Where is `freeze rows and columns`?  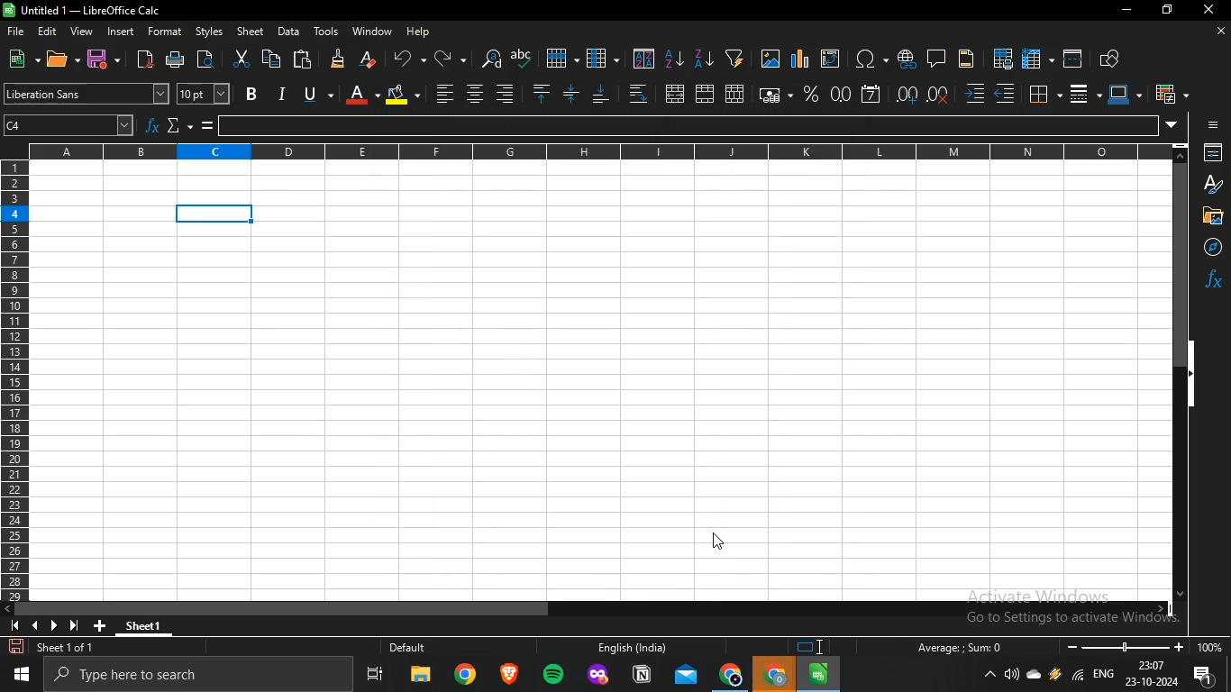 freeze rows and columns is located at coordinates (1033, 58).